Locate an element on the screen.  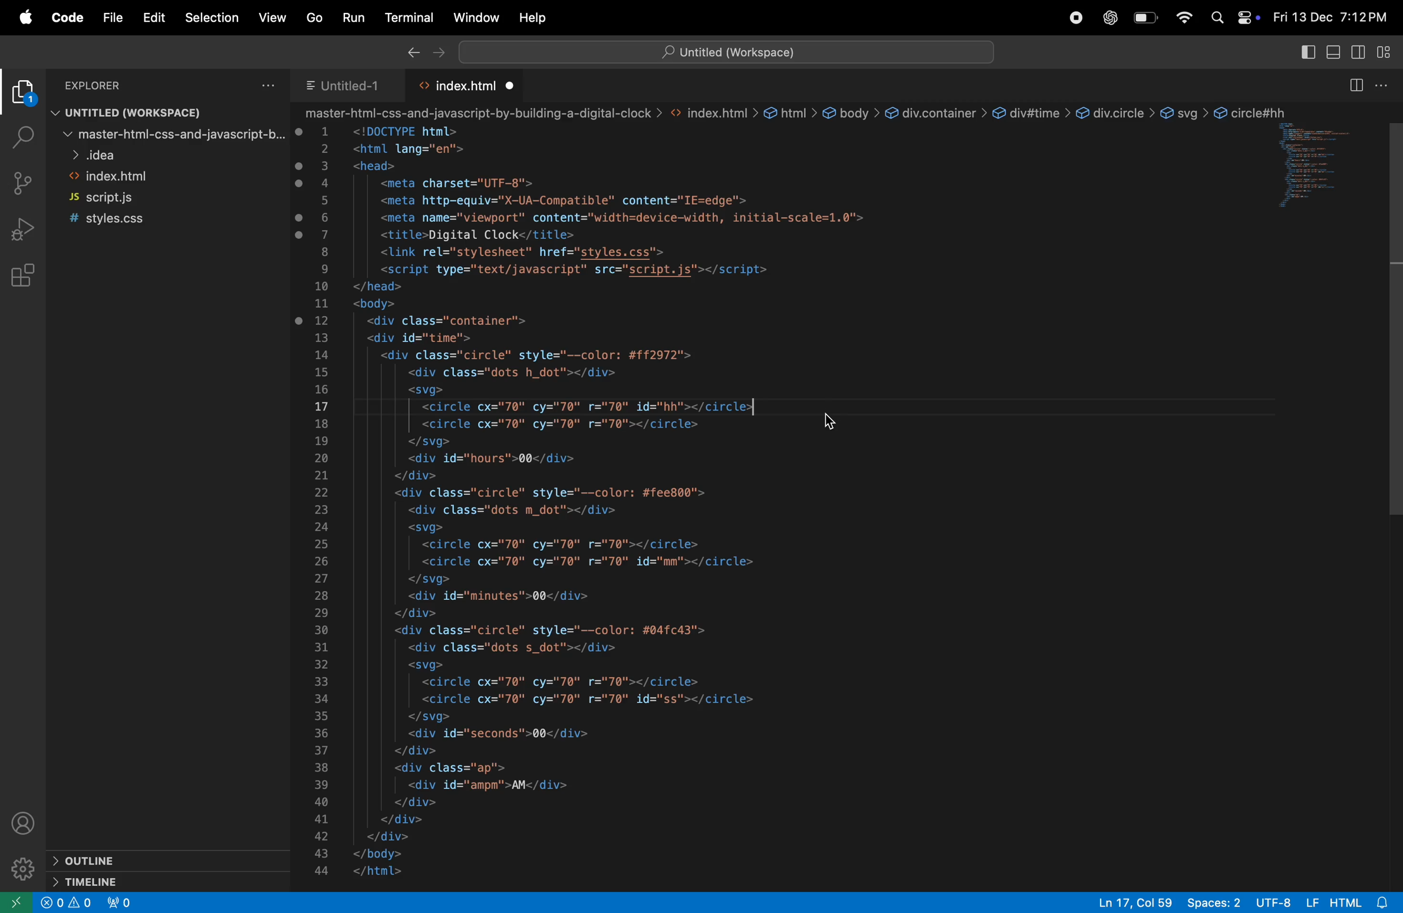
index.html tab is located at coordinates (470, 86).